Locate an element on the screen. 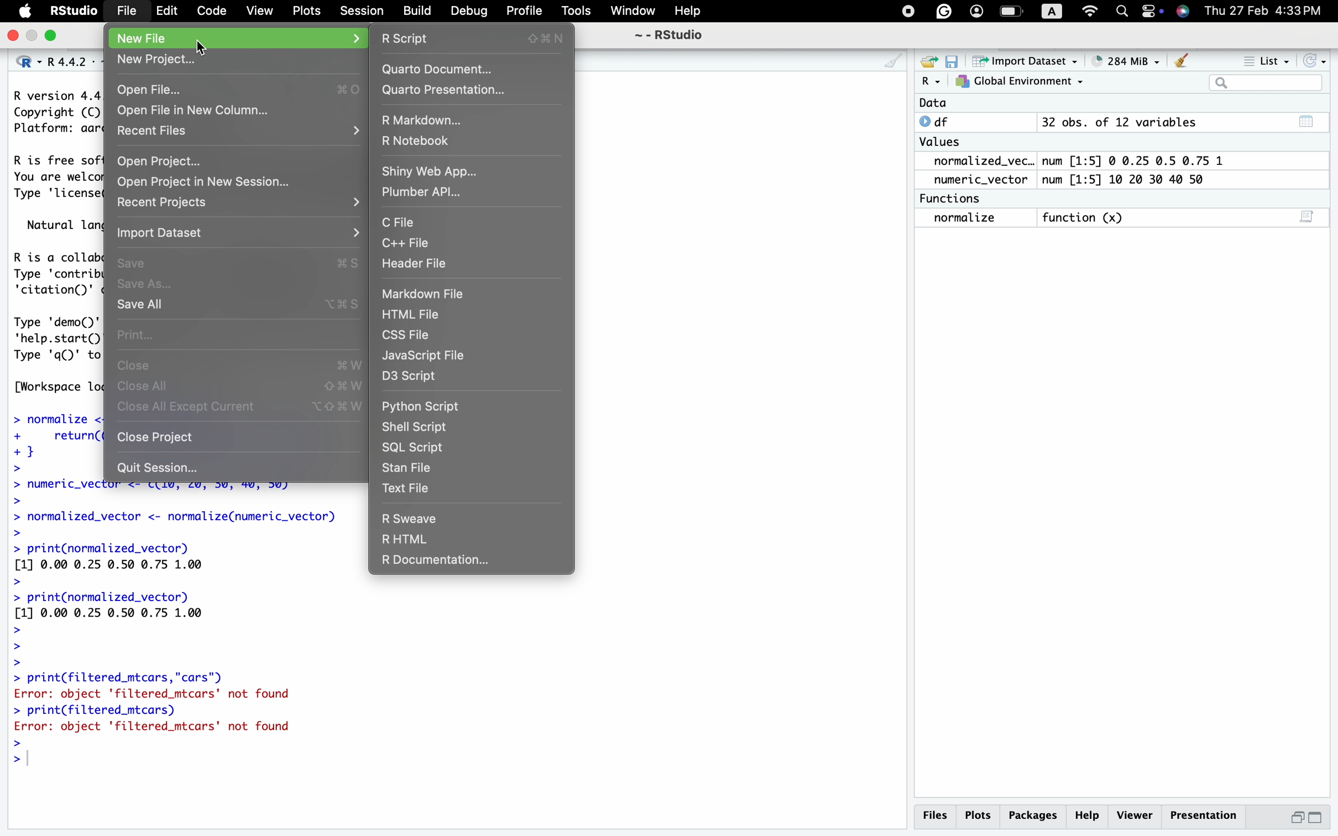  New File is located at coordinates (146, 39).